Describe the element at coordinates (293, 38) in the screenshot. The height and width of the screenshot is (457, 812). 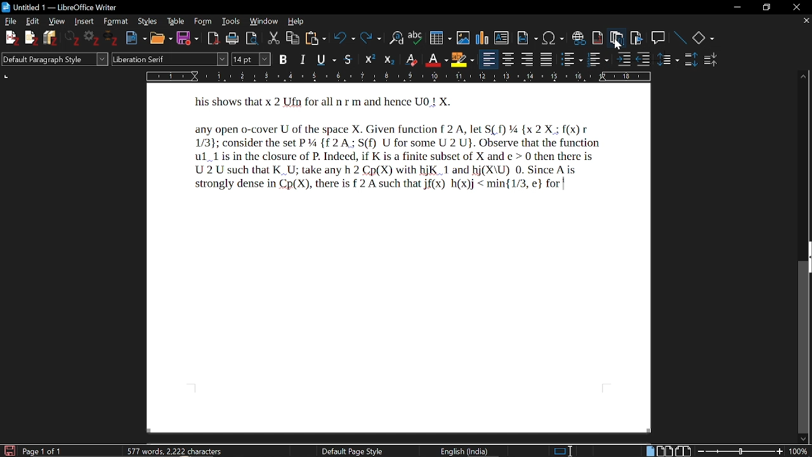
I see `Copy` at that location.